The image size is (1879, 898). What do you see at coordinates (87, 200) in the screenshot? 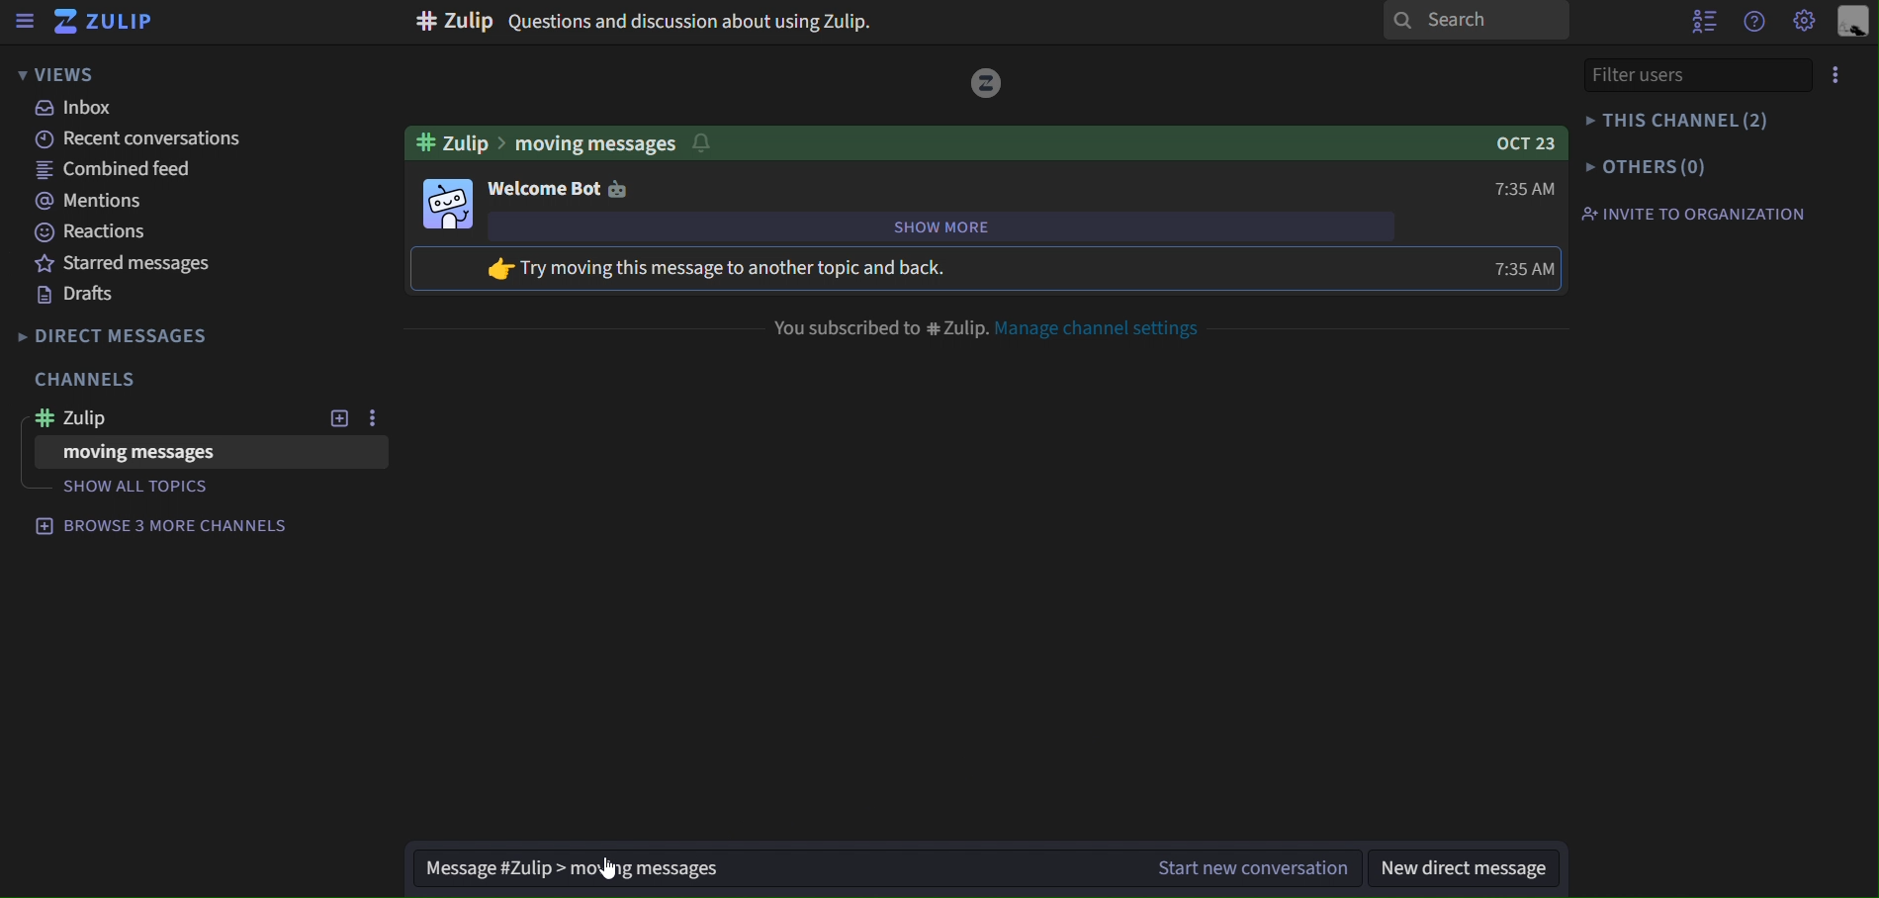
I see `mentions` at bounding box center [87, 200].